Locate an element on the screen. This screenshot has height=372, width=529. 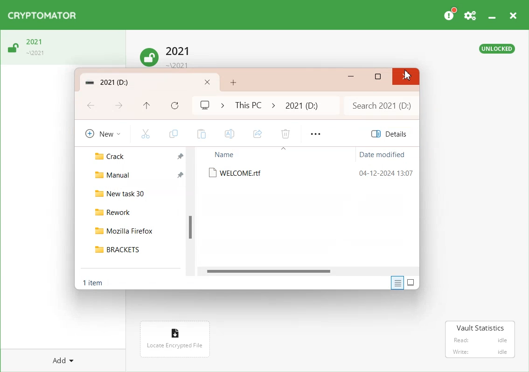
Share is located at coordinates (258, 133).